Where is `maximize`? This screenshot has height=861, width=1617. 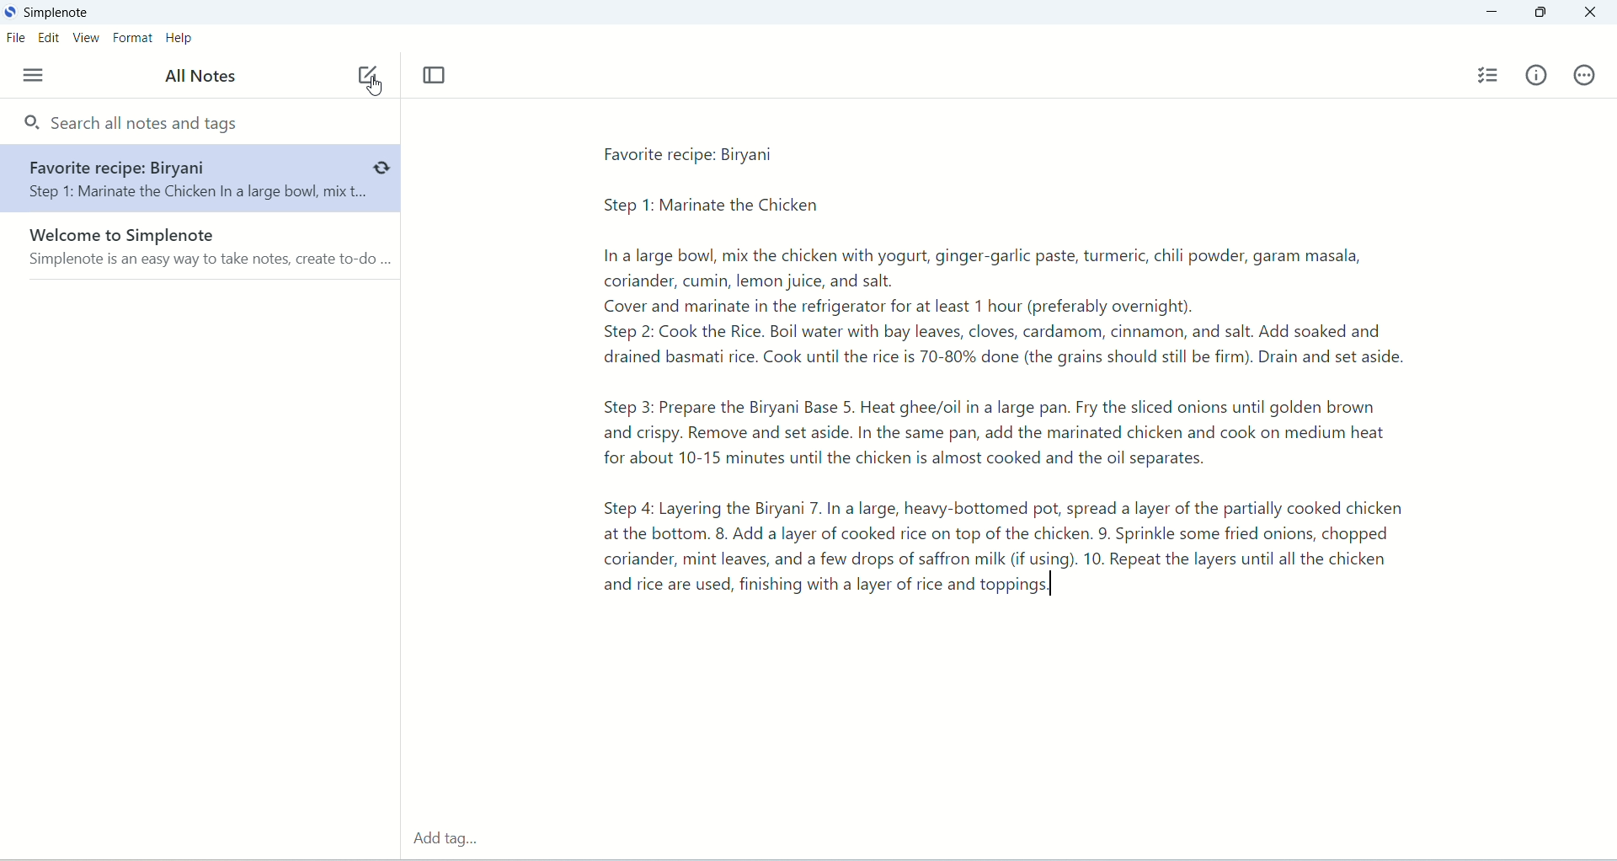
maximize is located at coordinates (1535, 16).